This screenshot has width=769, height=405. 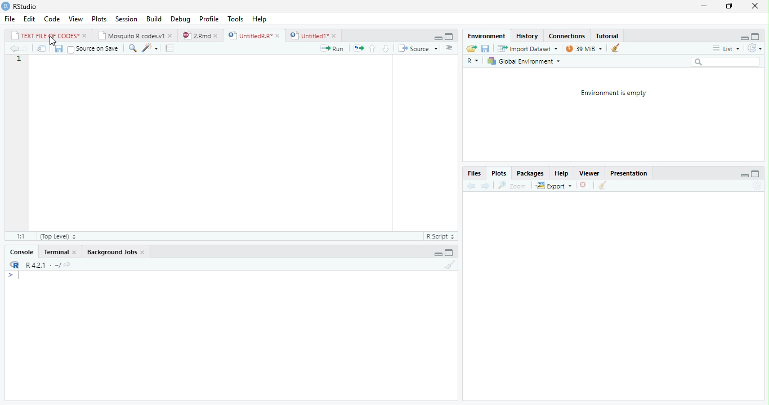 I want to click on 39MiB, so click(x=584, y=47).